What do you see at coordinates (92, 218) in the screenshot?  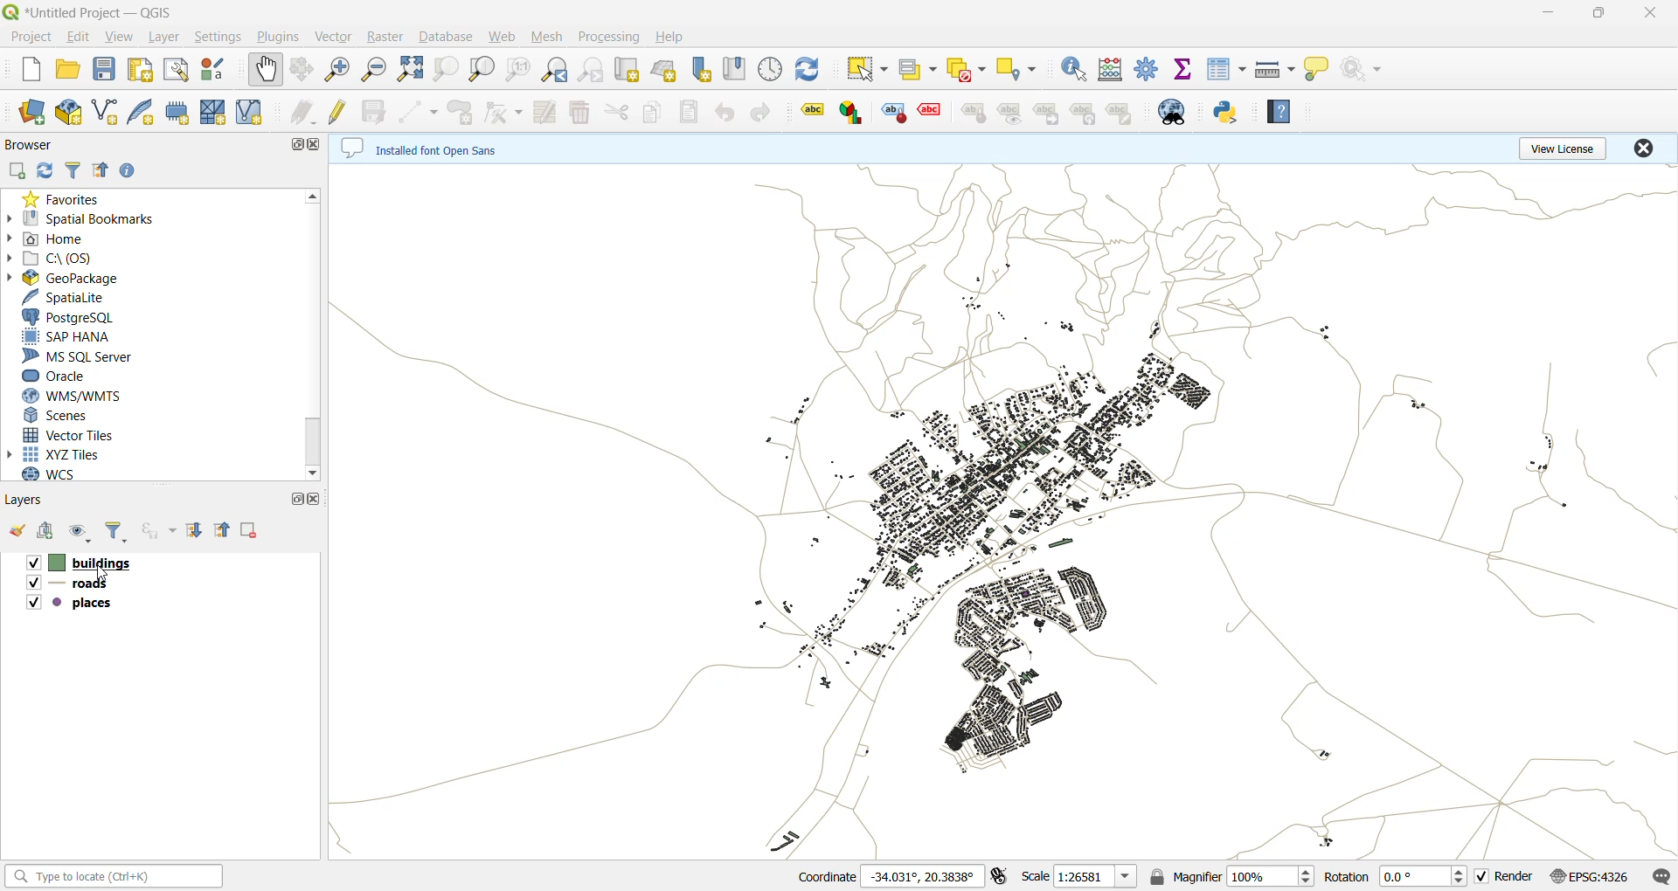 I see `spatial bookmarks` at bounding box center [92, 218].